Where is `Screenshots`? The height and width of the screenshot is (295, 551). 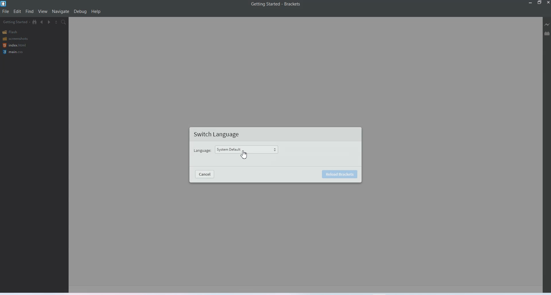
Screenshots is located at coordinates (15, 39).